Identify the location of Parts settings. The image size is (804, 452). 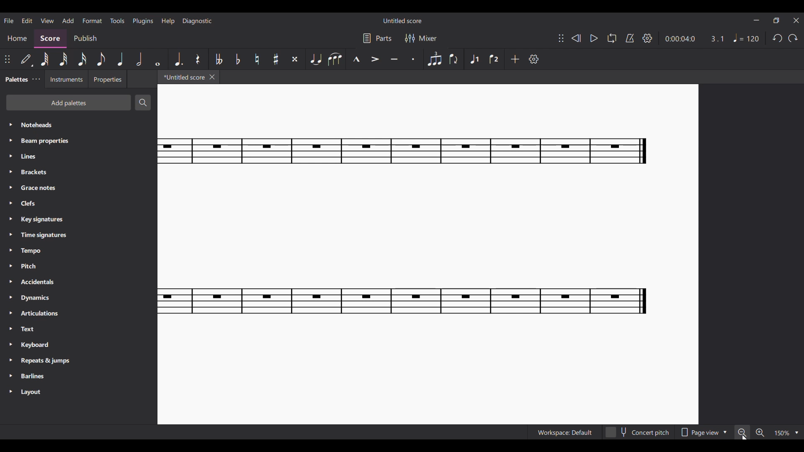
(378, 39).